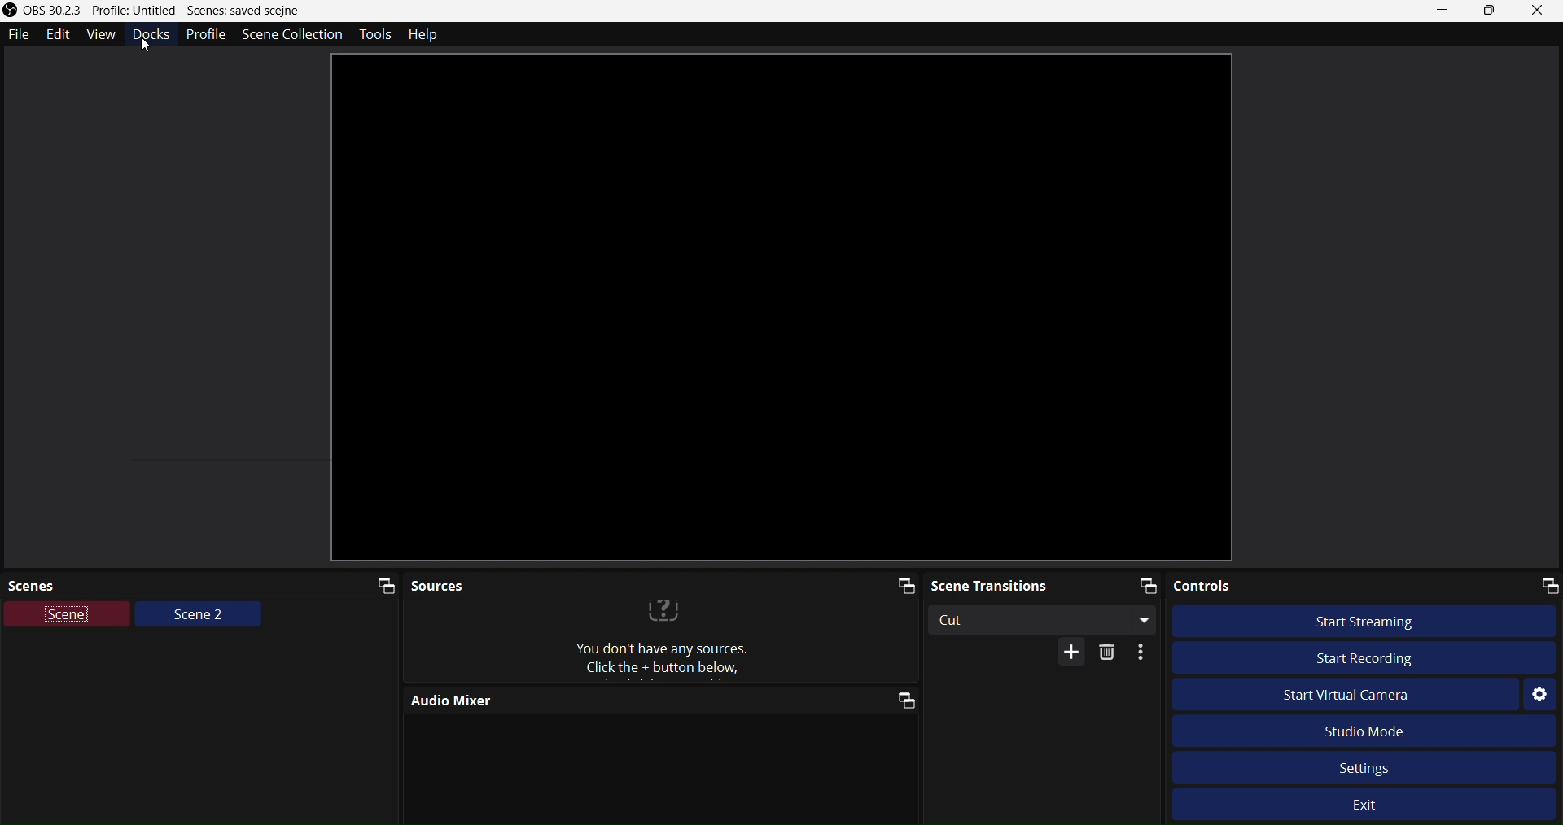 This screenshot has height=825, width=1563. I want to click on OBS S30.2.3 - profile: Untitled - Scenes: saved scejne, so click(186, 11).